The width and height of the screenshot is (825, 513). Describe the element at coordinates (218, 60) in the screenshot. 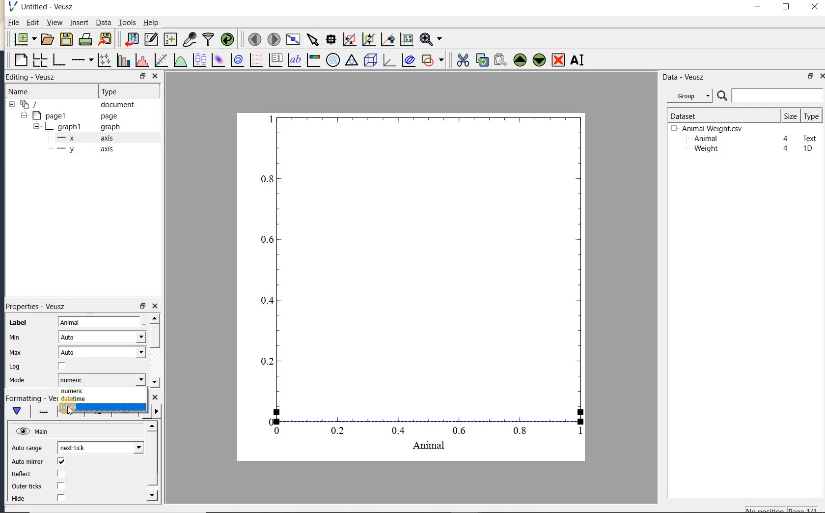

I see `plot a 2d dataset as an image` at that location.